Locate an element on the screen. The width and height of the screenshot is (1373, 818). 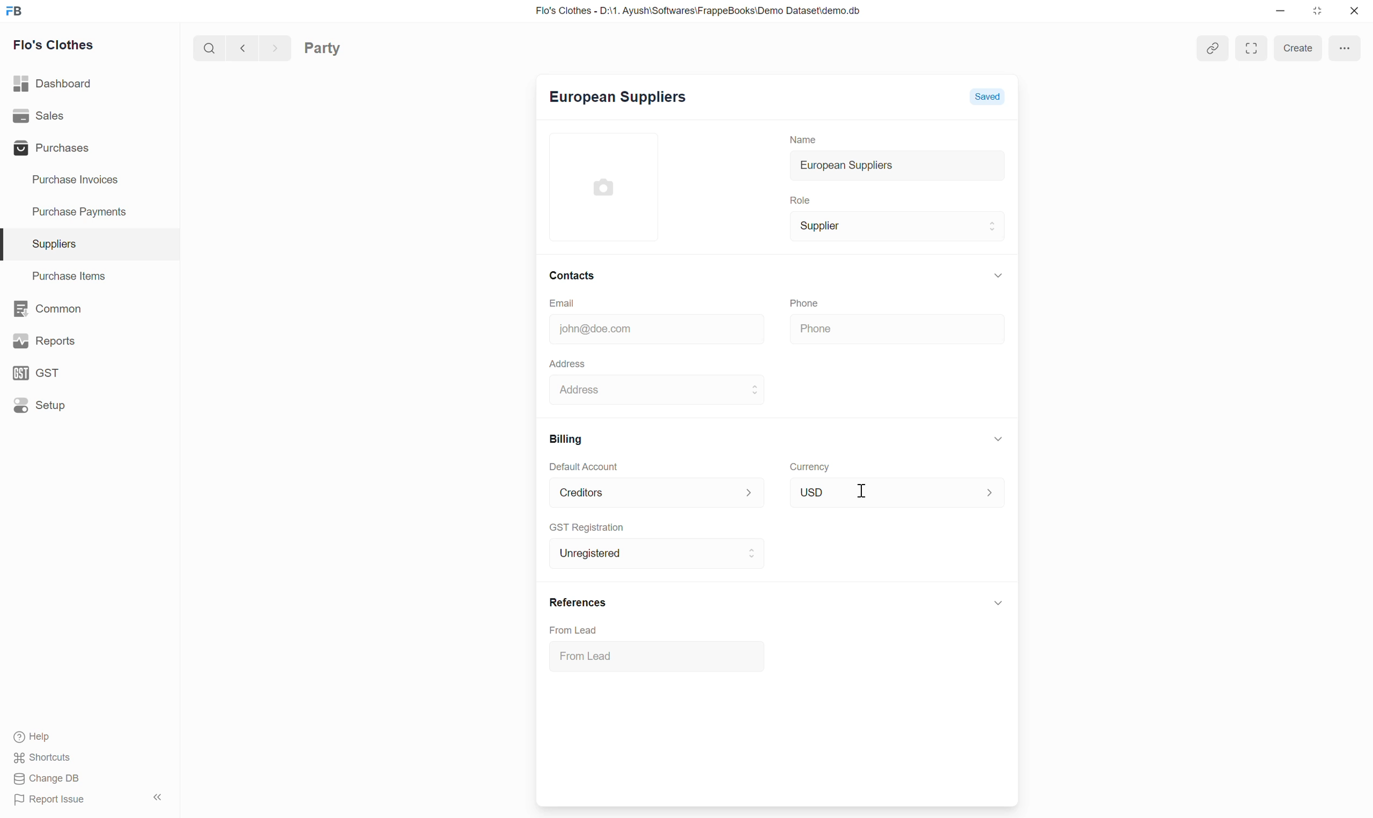
Sales is located at coordinates (40, 112).